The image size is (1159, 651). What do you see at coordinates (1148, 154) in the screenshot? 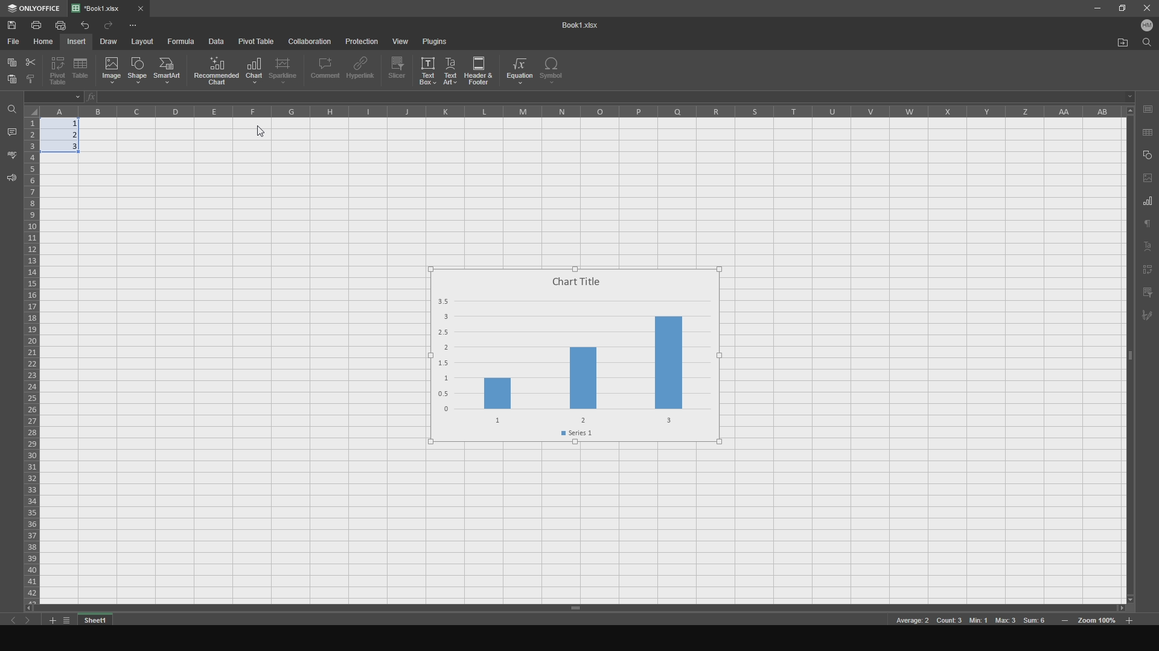
I see `copy` at bounding box center [1148, 154].